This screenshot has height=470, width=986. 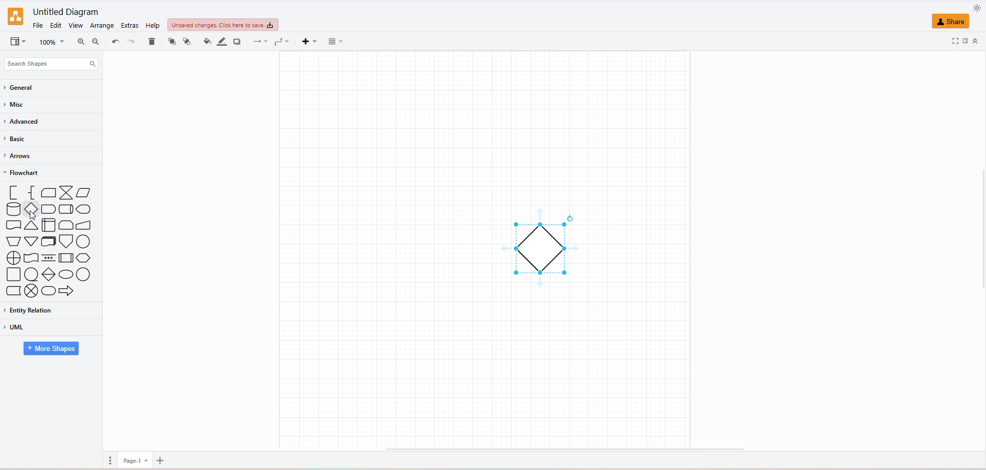 I want to click on ADVANCED, so click(x=24, y=122).